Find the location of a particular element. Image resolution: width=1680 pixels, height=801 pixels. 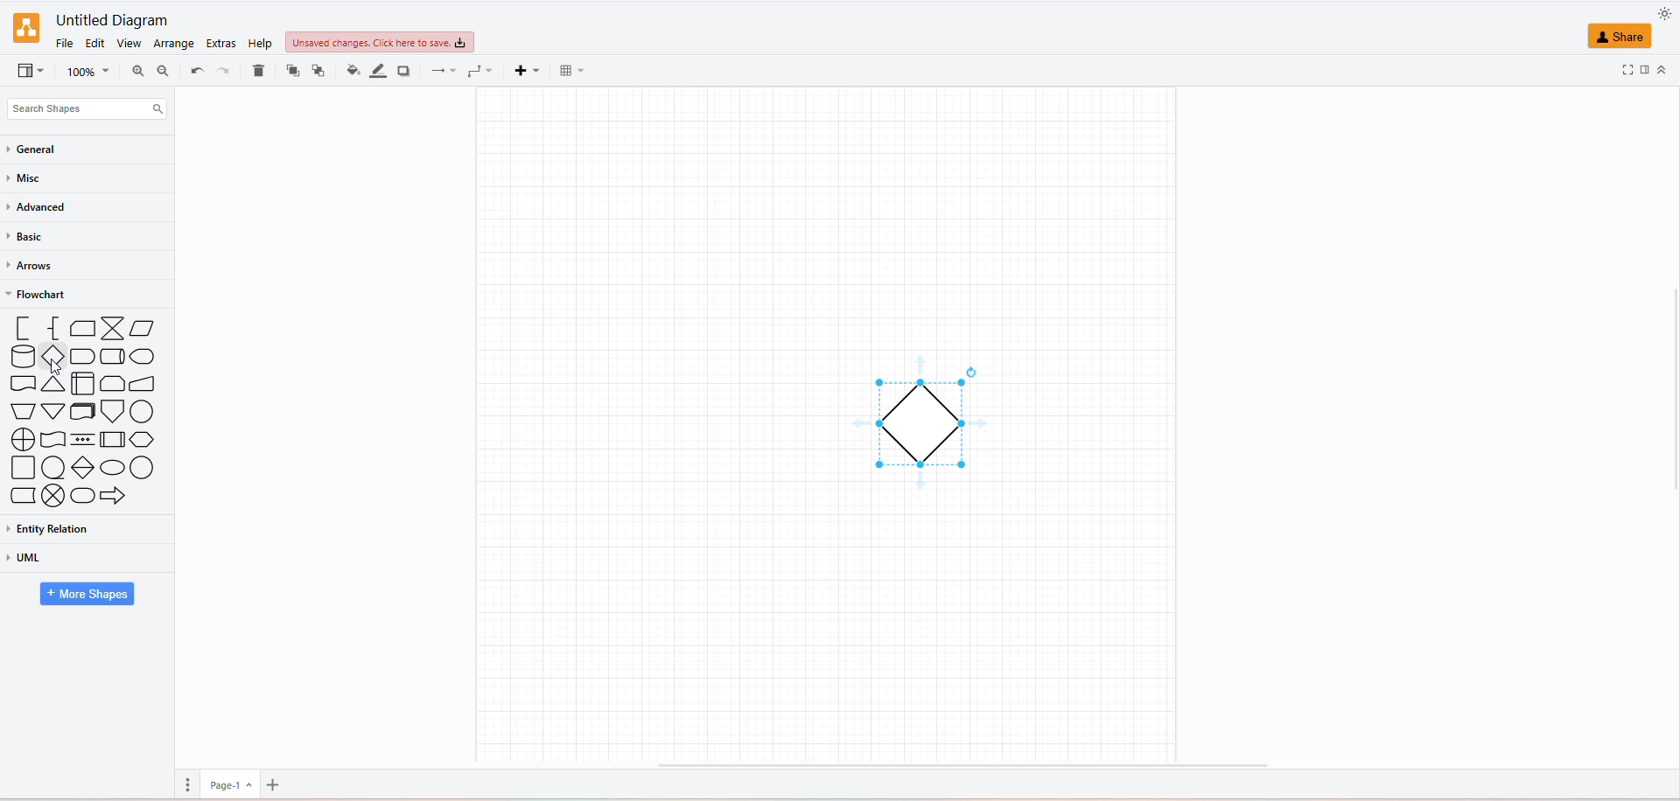

FILE NAME is located at coordinates (108, 17).